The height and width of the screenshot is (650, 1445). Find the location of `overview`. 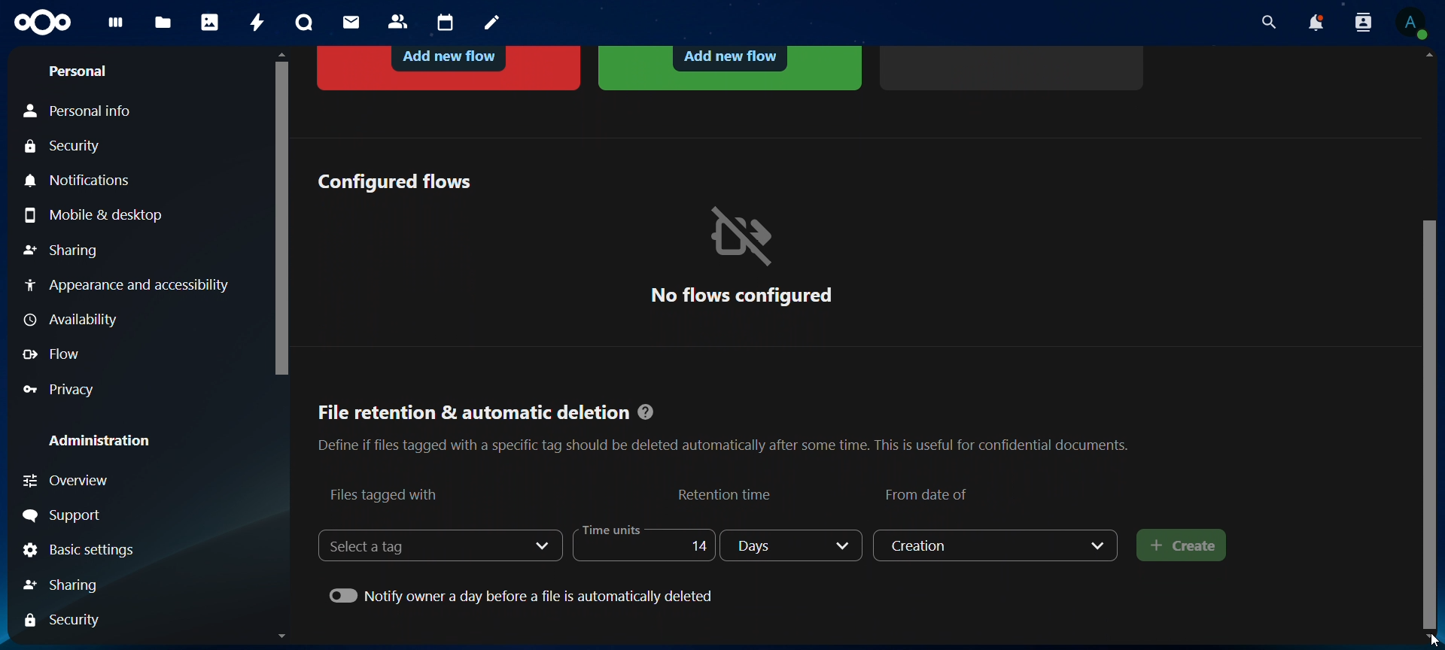

overview is located at coordinates (96, 481).